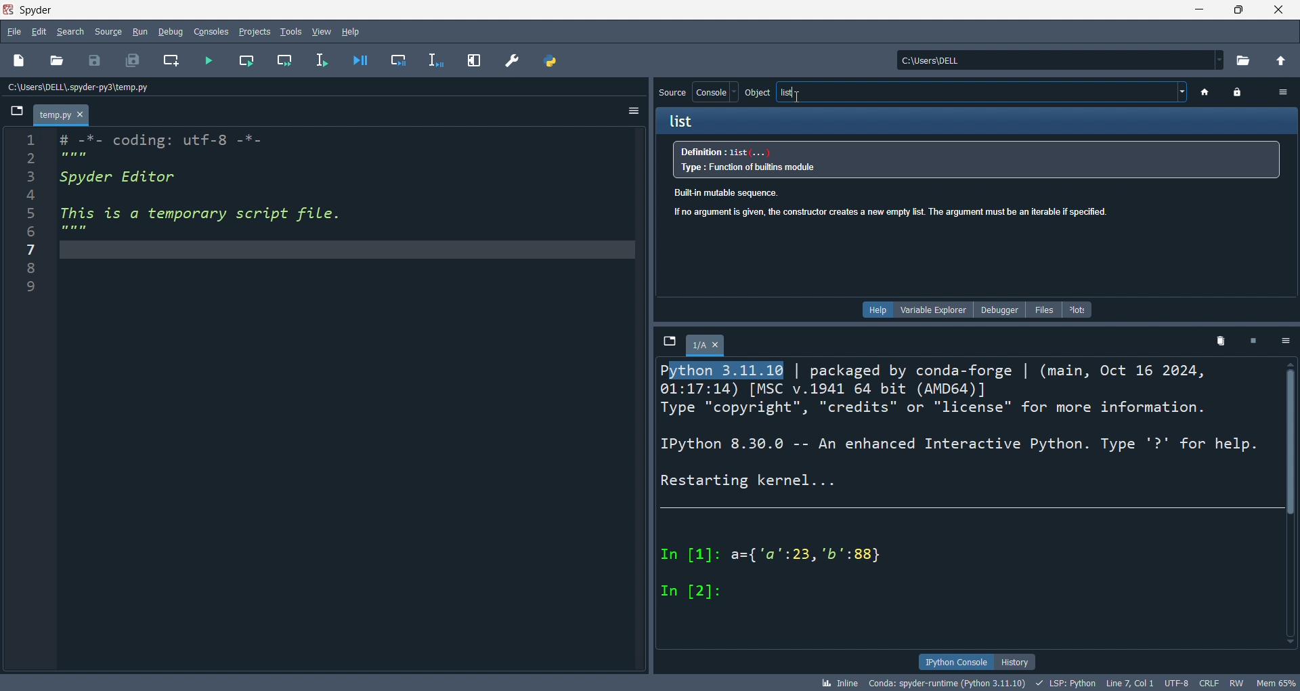 This screenshot has width=1300, height=691. Describe the element at coordinates (171, 59) in the screenshot. I see `new cel` at that location.